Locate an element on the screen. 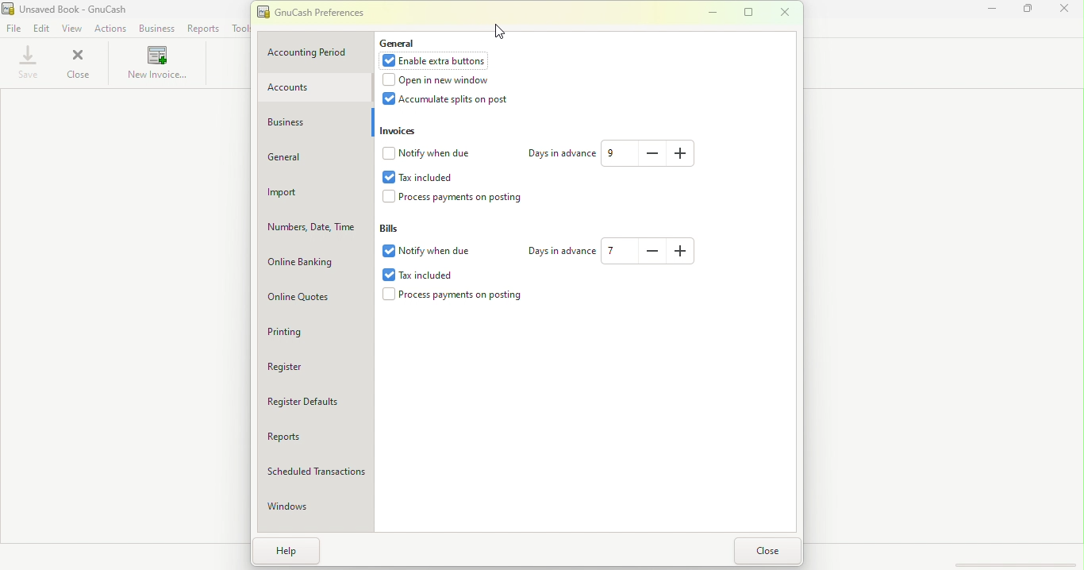 This screenshot has width=1084, height=570. Tax included is located at coordinates (421, 177).